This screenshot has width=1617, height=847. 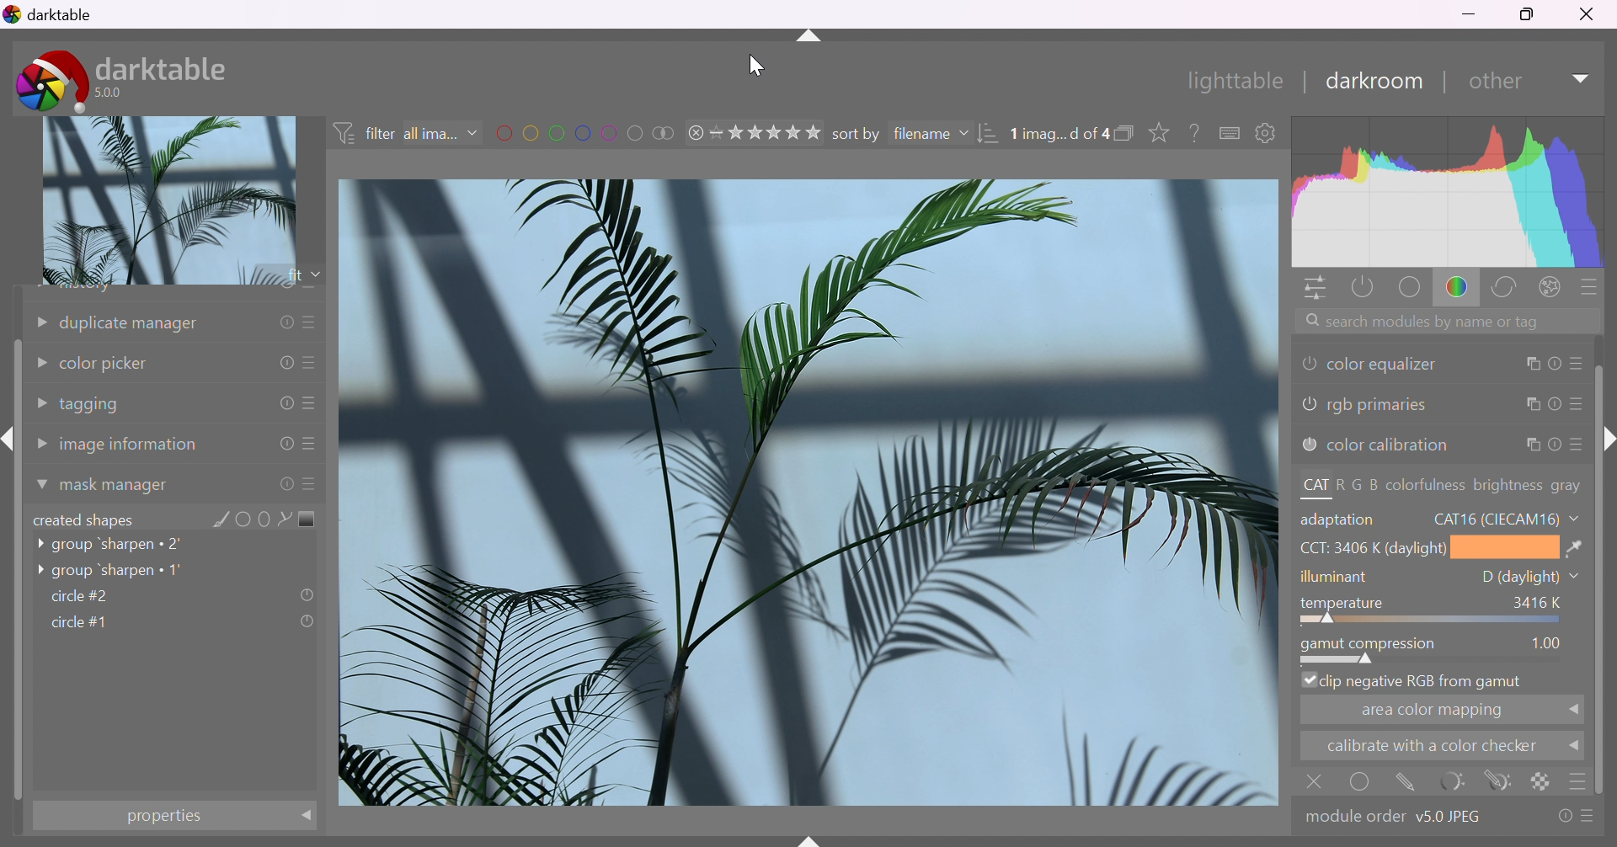 What do you see at coordinates (1443, 550) in the screenshot?
I see `CCT` at bounding box center [1443, 550].